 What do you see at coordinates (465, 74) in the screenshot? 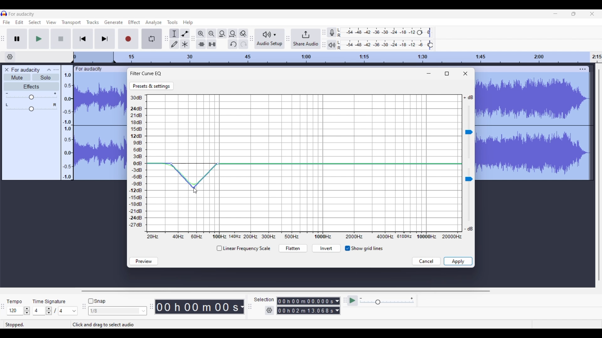
I see `Close window` at bounding box center [465, 74].